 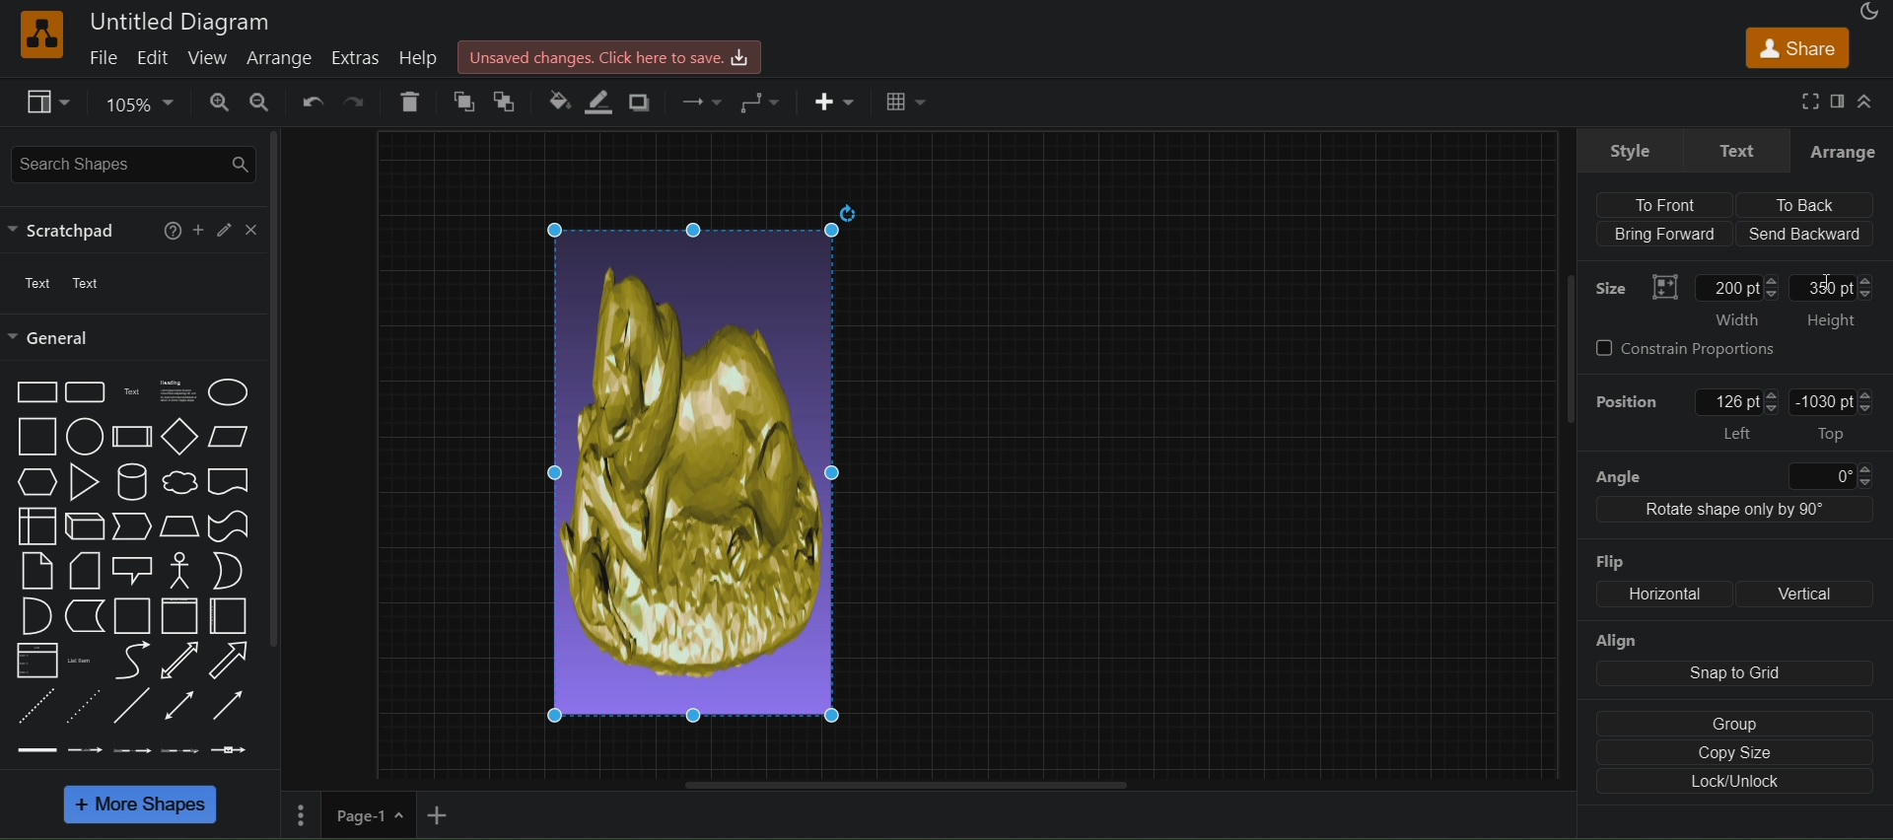 What do you see at coordinates (1646, 596) in the screenshot?
I see `flip: Horizontal` at bounding box center [1646, 596].